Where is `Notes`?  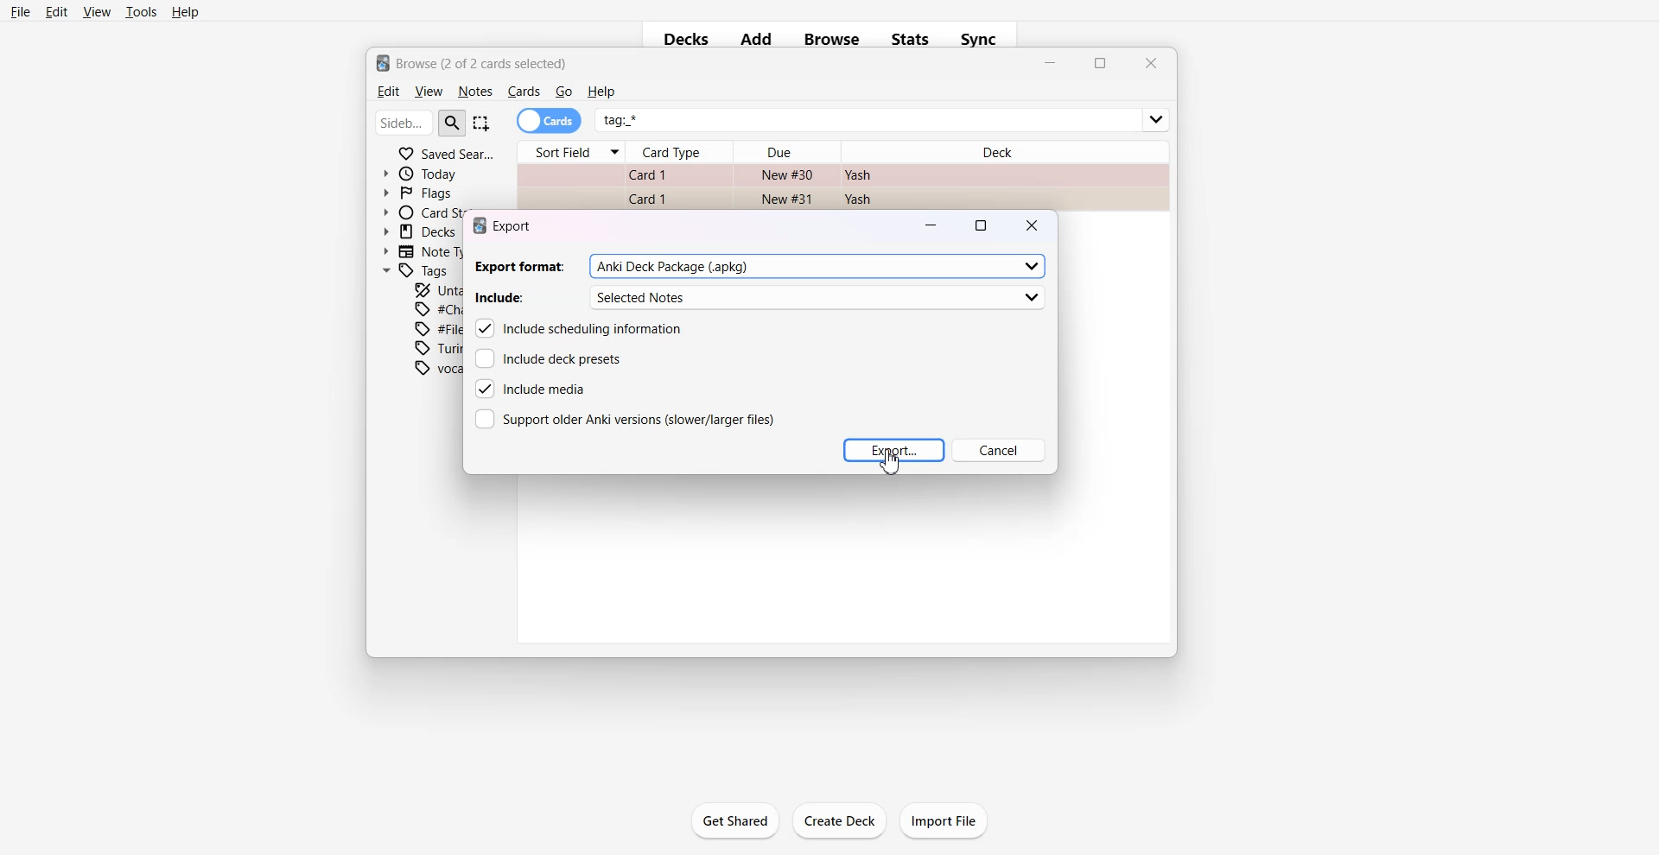 Notes is located at coordinates (474, 92).